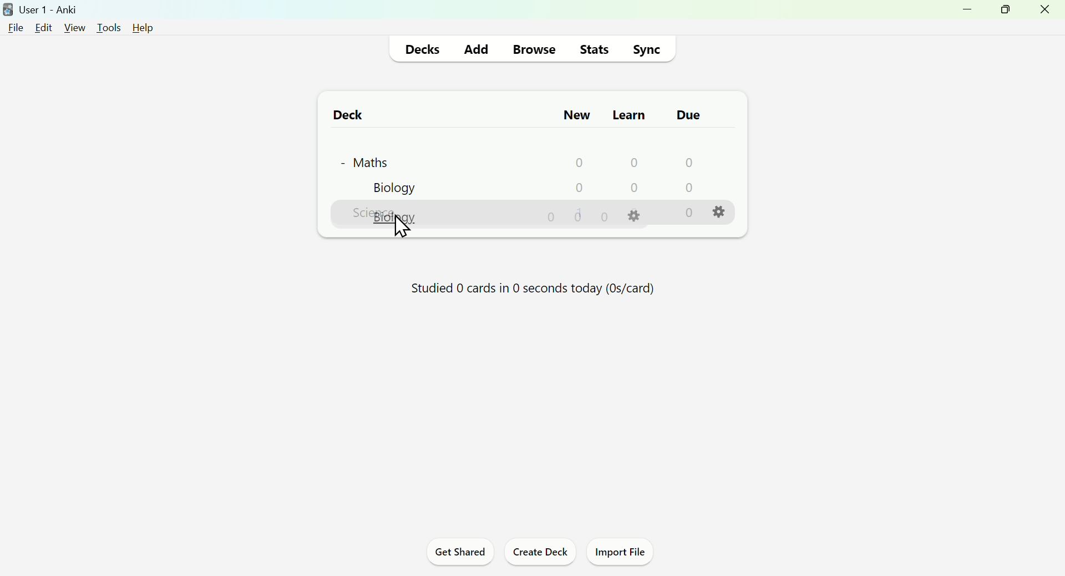  I want to click on Learn, so click(628, 112).